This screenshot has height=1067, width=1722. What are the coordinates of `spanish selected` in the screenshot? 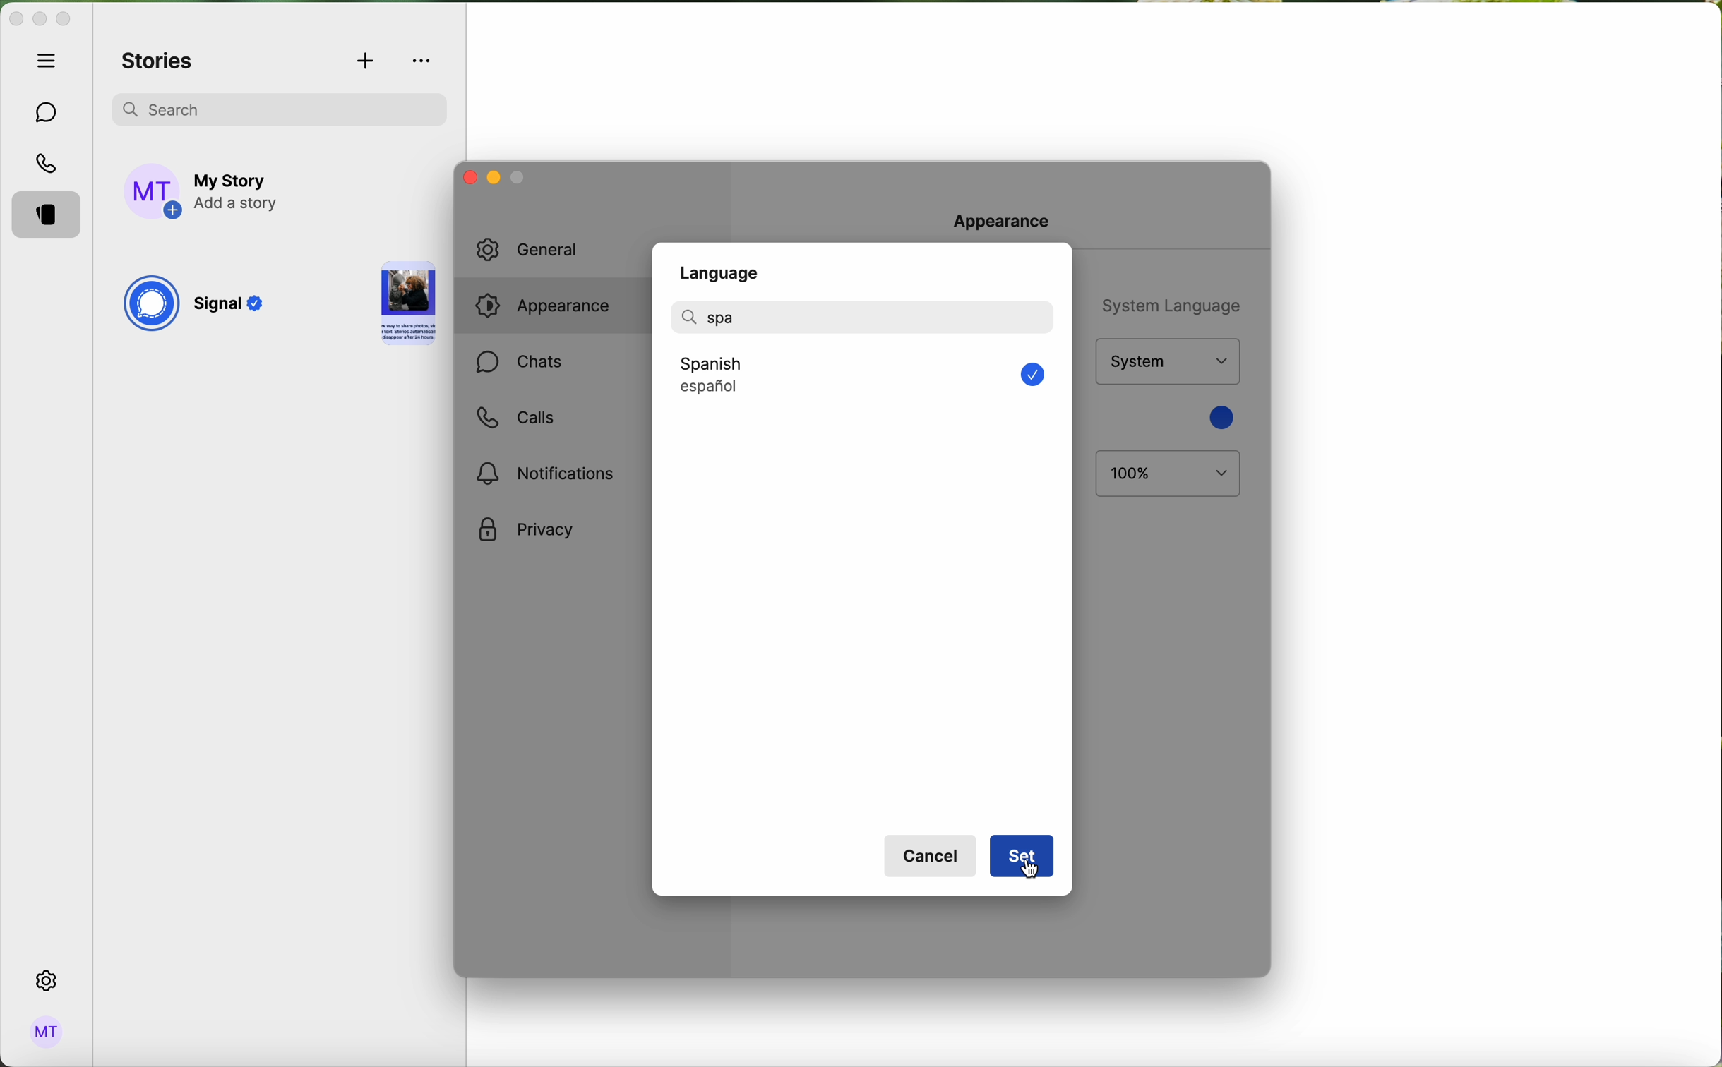 It's located at (792, 375).